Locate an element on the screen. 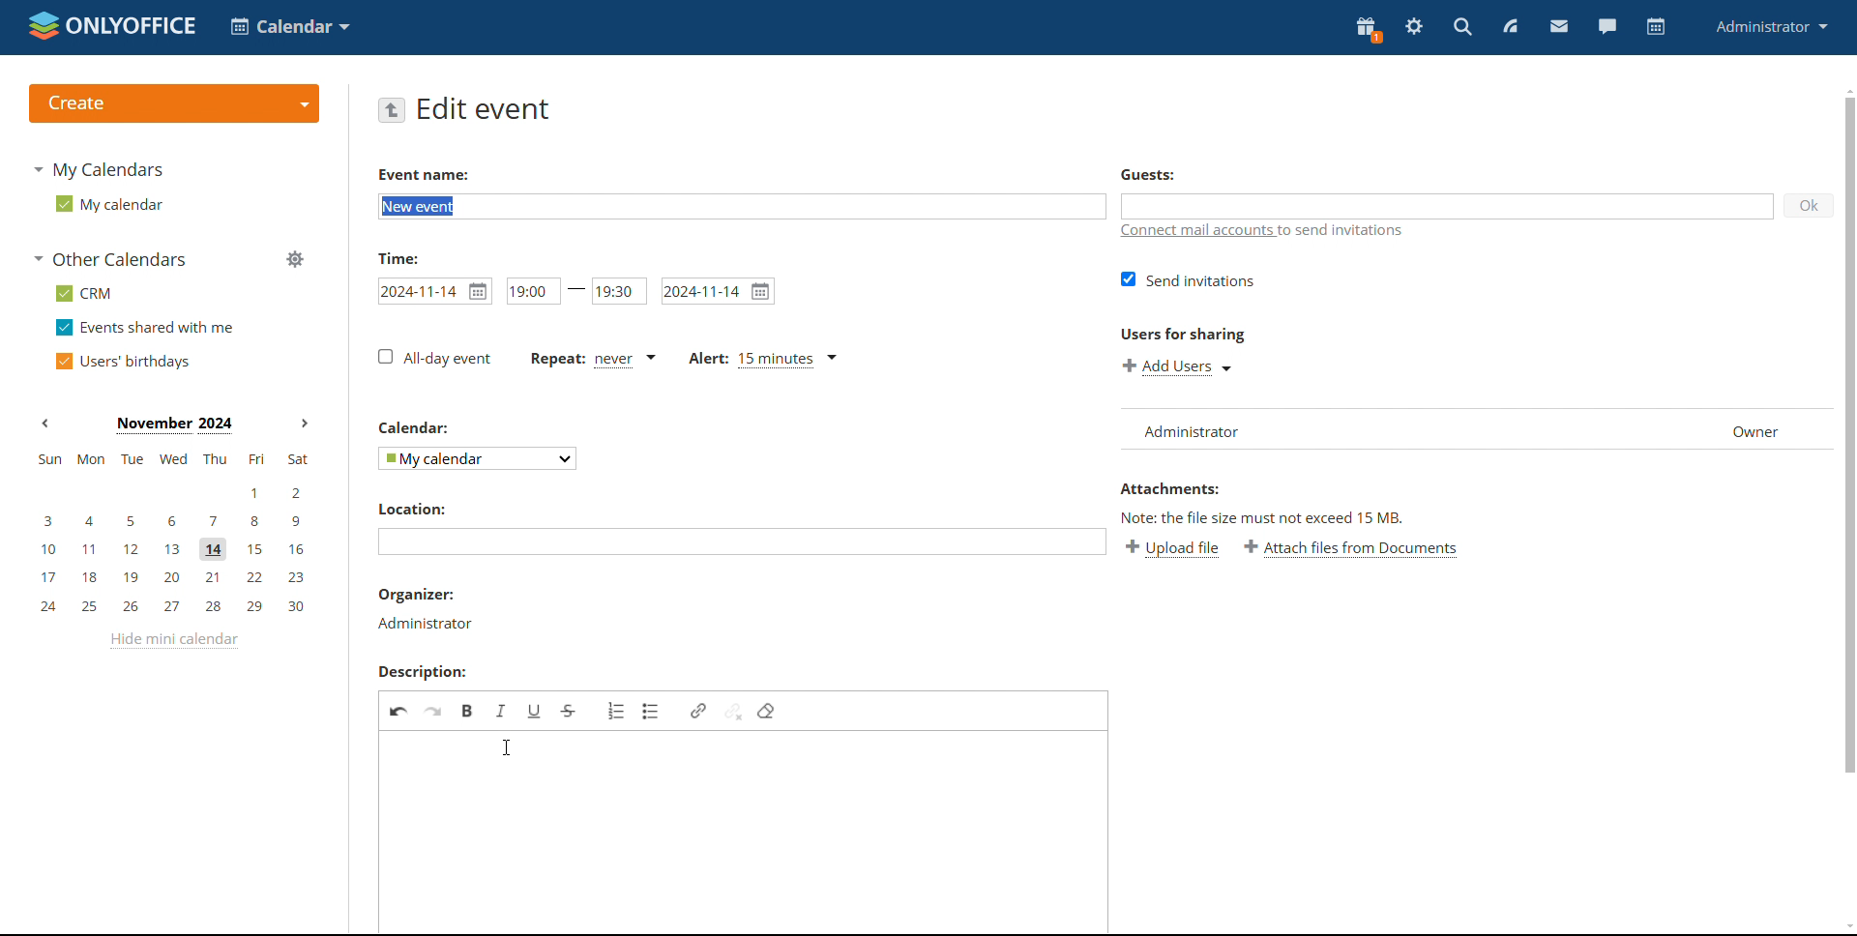 This screenshot has height=936, width=1857. undo is located at coordinates (398, 709).